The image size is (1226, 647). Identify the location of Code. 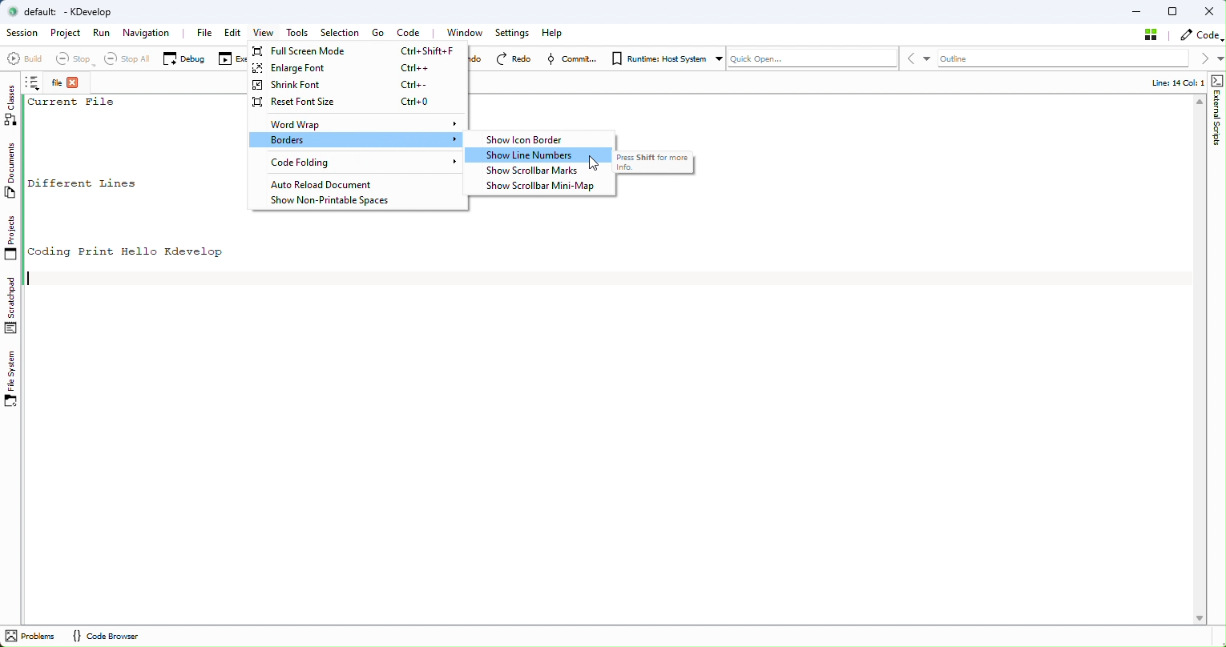
(1200, 34).